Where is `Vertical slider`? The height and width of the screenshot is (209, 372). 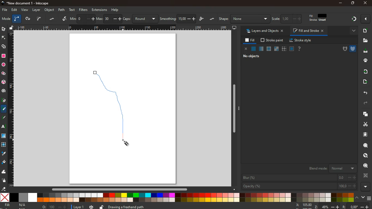 Vertical slider is located at coordinates (235, 109).